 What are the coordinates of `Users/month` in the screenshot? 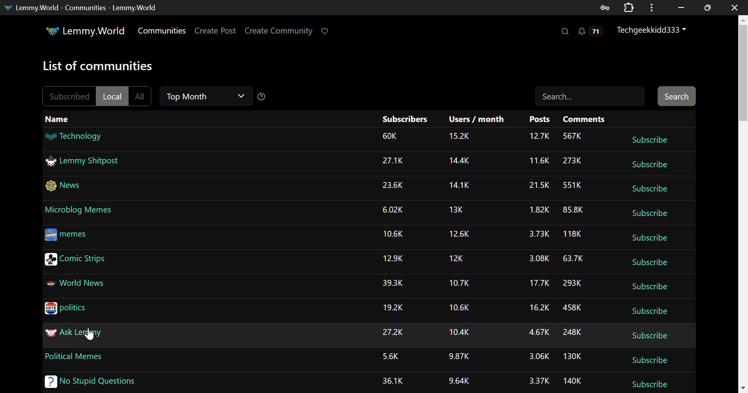 It's located at (479, 118).